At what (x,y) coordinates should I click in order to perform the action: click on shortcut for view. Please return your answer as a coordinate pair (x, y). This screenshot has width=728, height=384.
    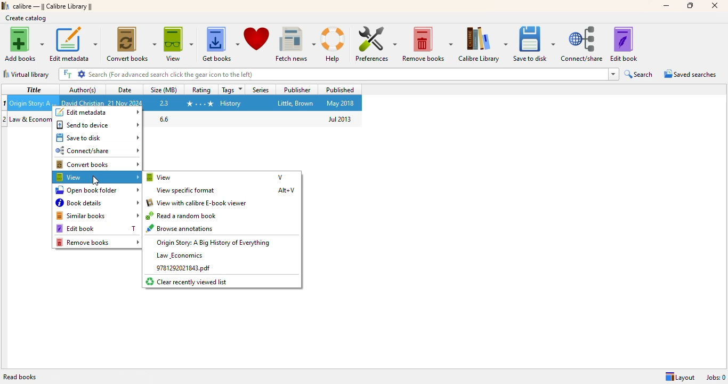
    Looking at the image, I should click on (280, 177).